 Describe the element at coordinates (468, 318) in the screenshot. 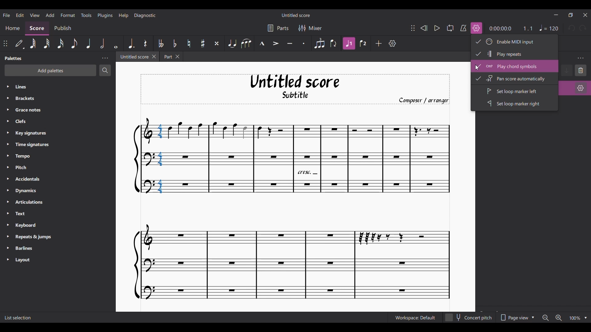

I see `Toggle for Concert pitch ` at that location.